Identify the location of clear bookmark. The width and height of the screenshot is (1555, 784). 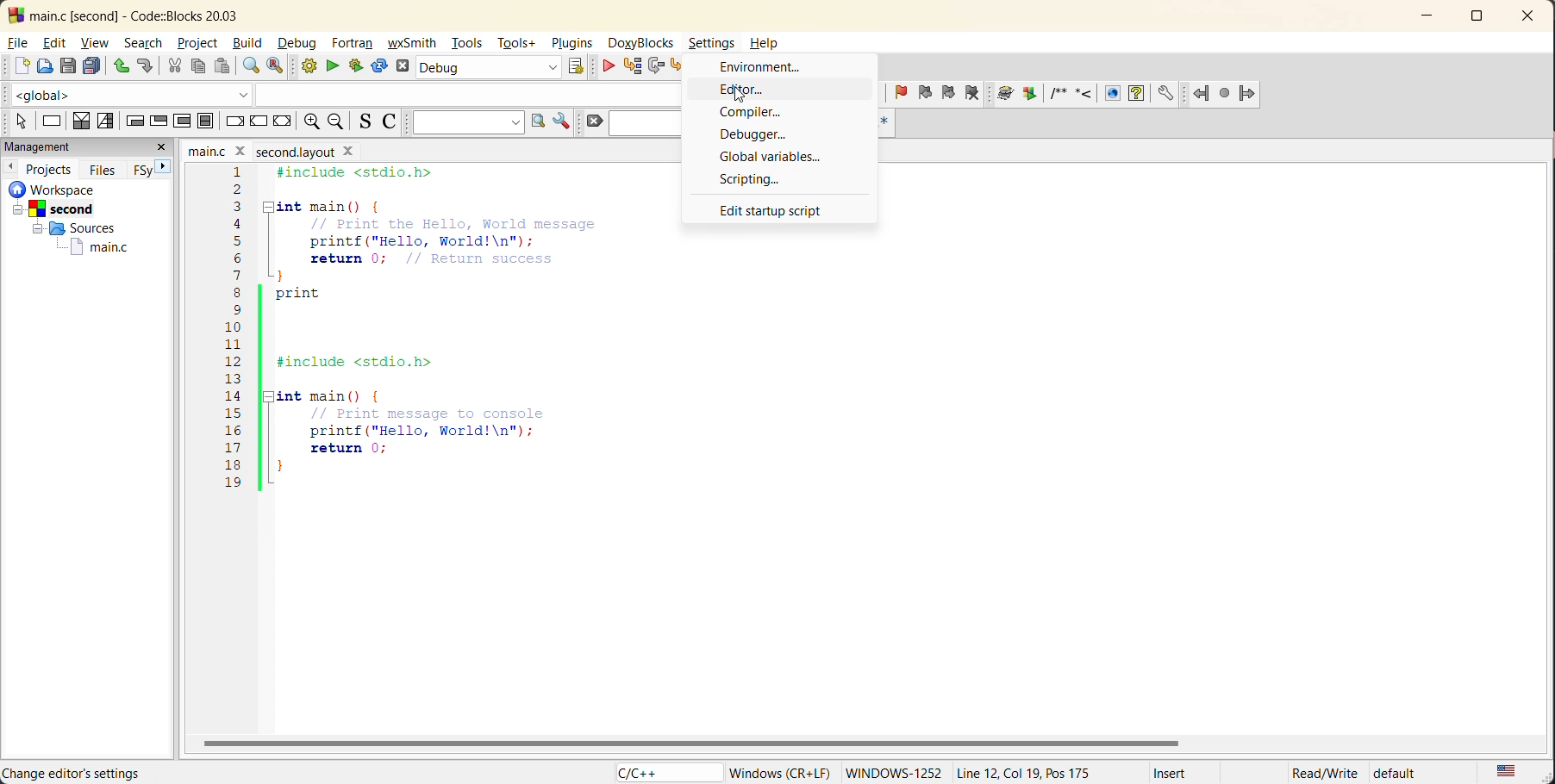
(974, 93).